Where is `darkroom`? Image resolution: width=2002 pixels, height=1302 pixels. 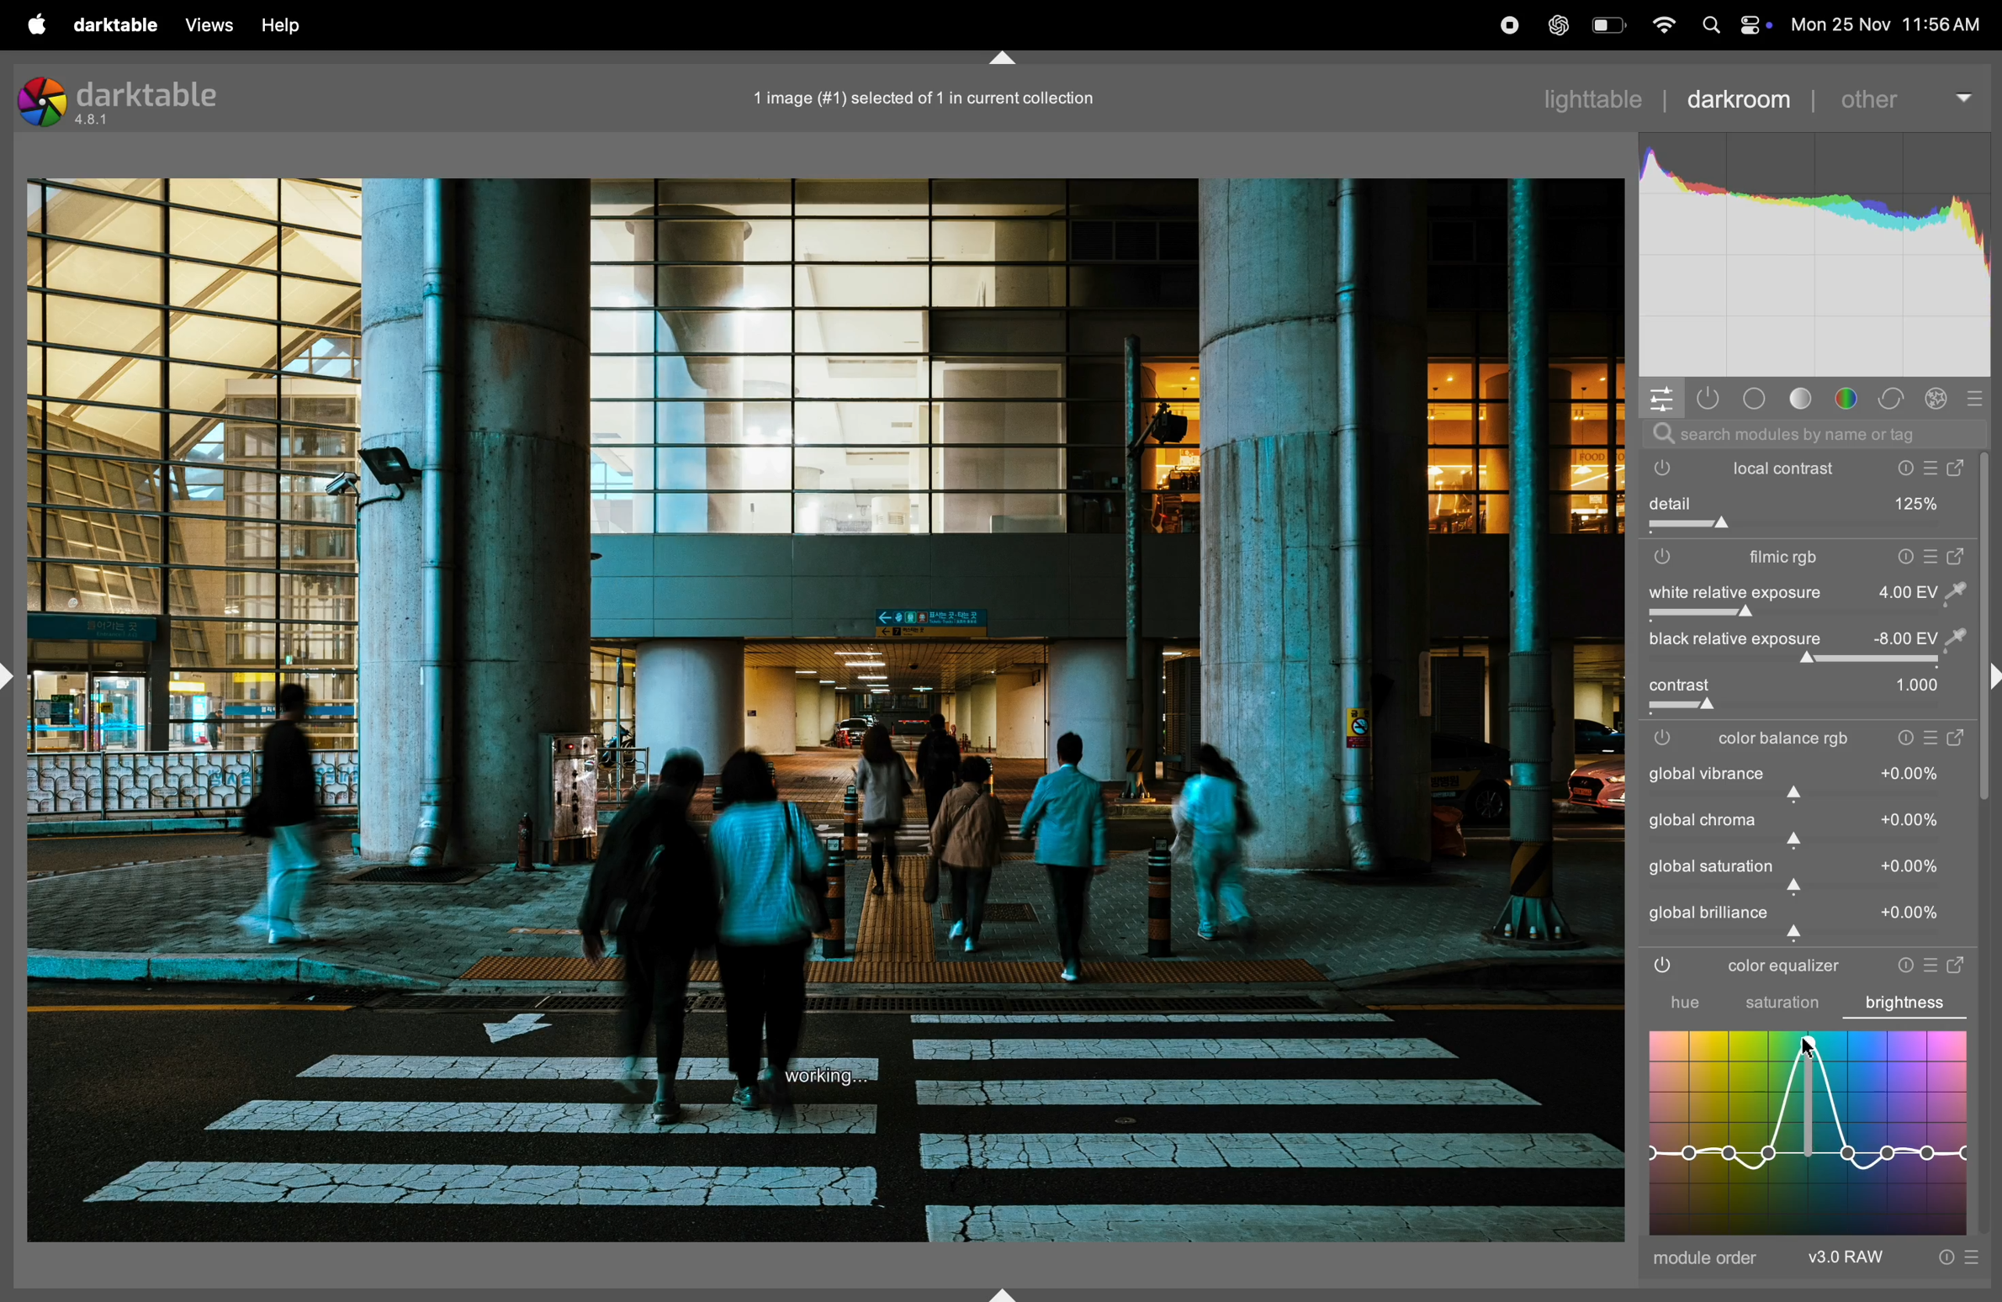
darkroom is located at coordinates (1739, 97).